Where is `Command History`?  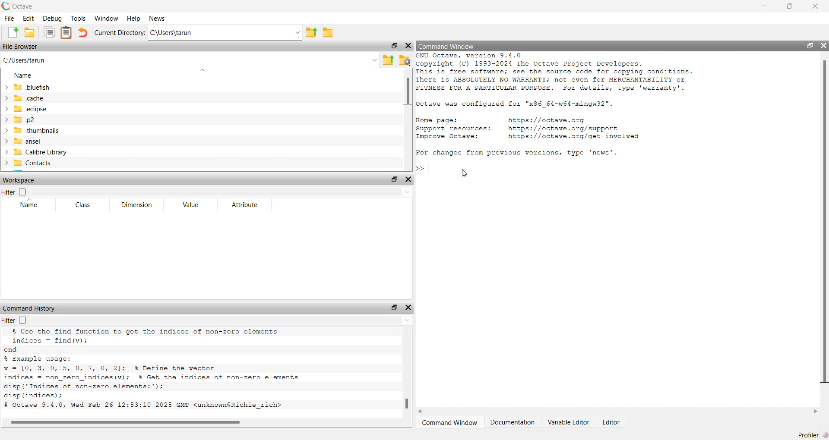 Command History is located at coordinates (31, 308).